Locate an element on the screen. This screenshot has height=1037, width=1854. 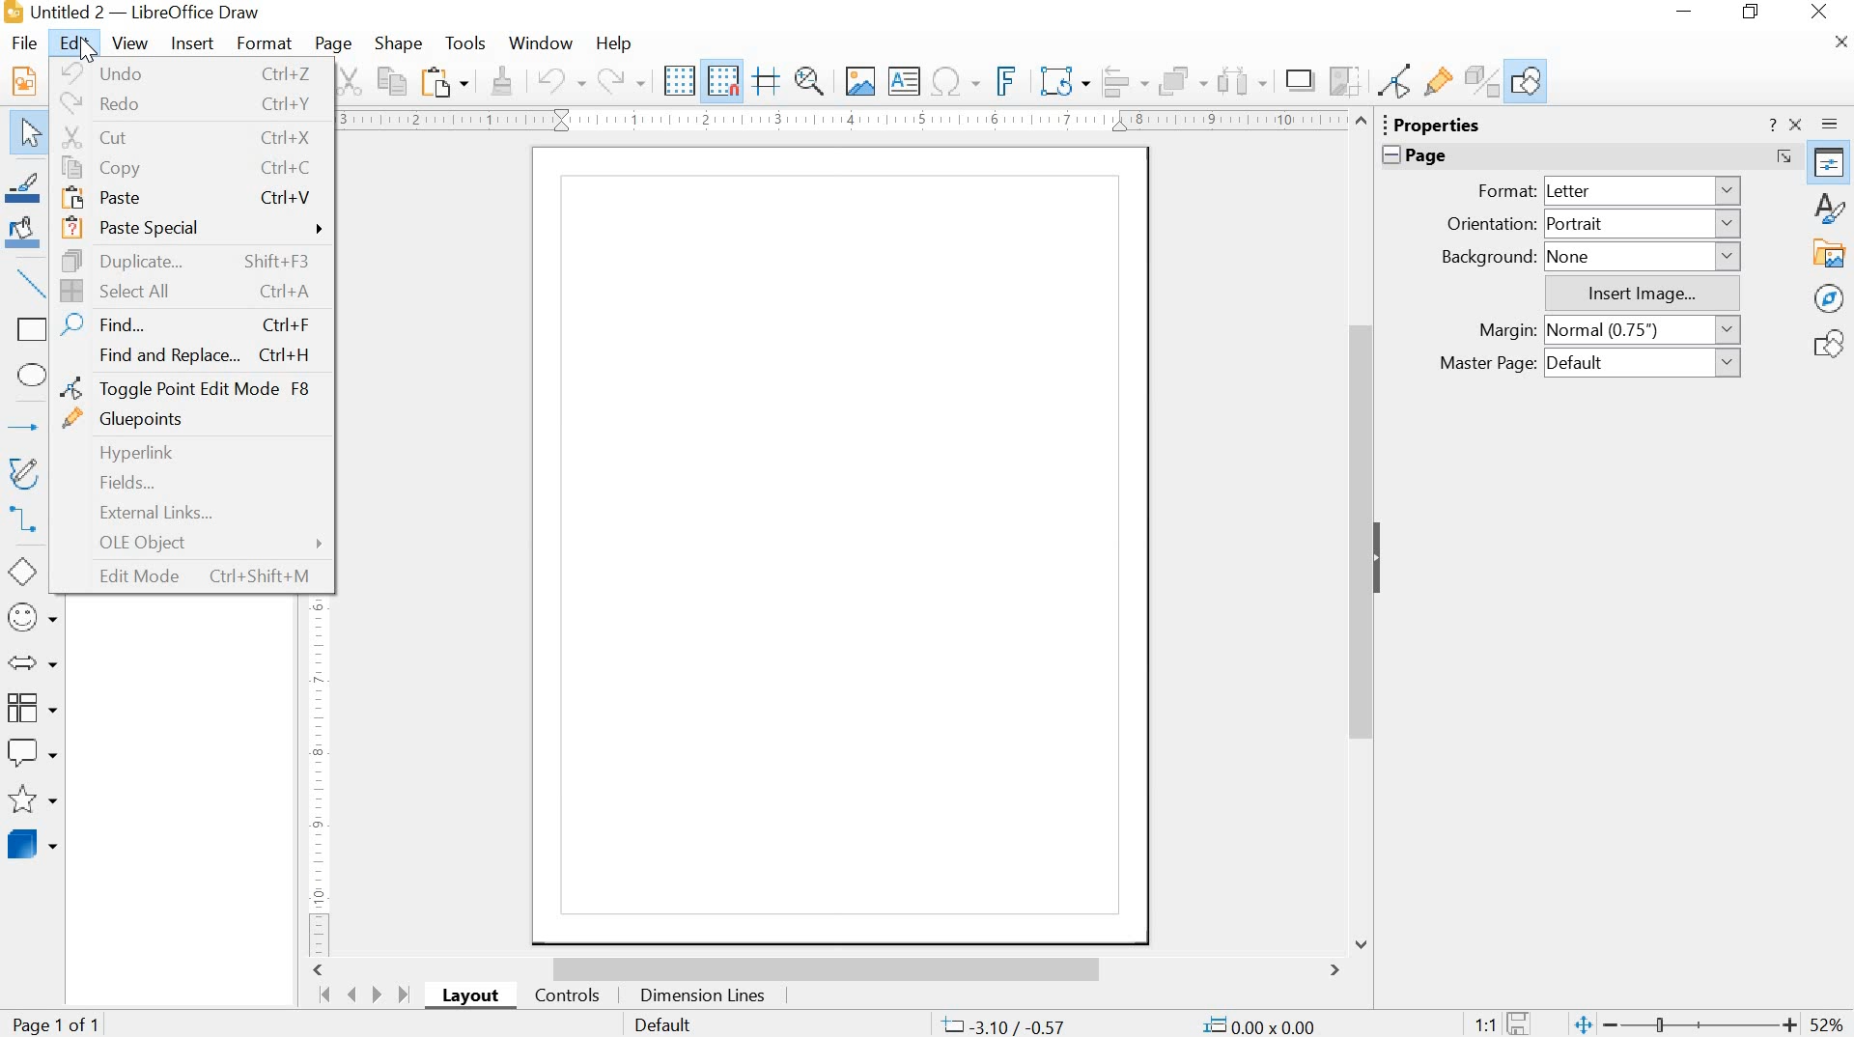
Display Grid is located at coordinates (681, 80).